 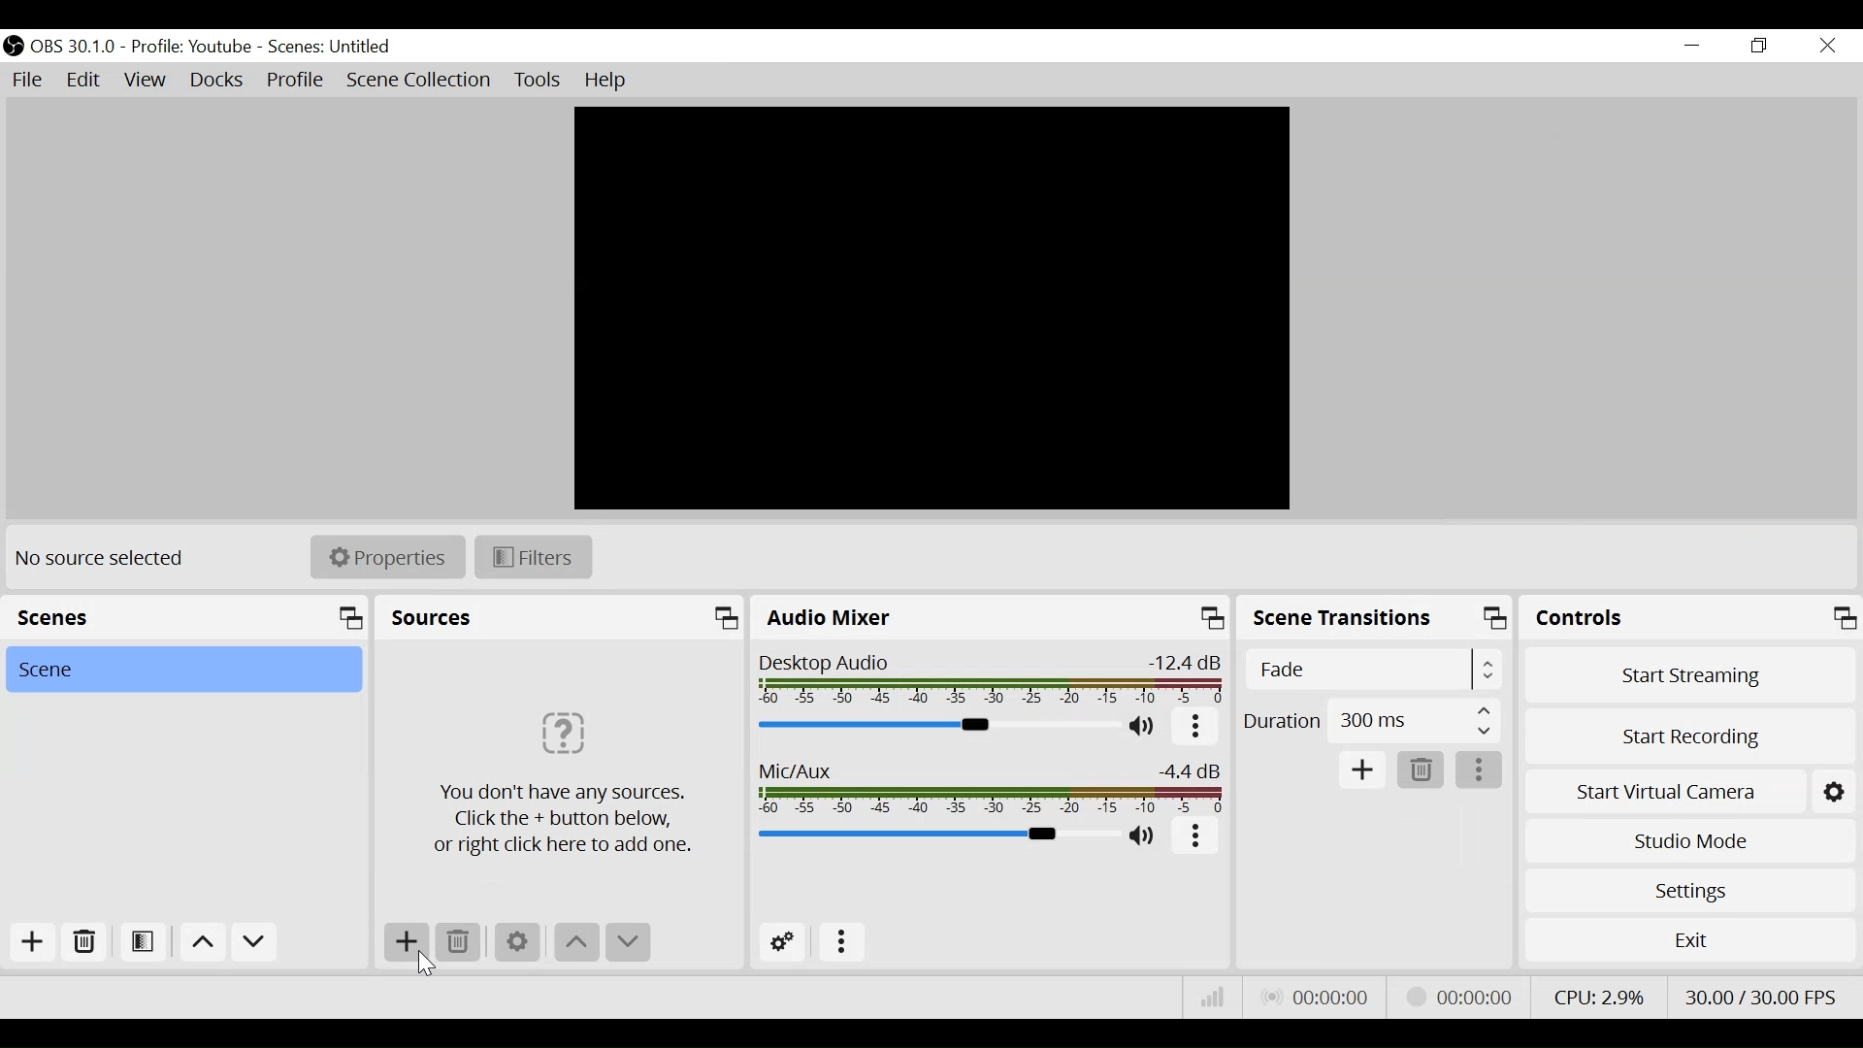 I want to click on File, so click(x=26, y=79).